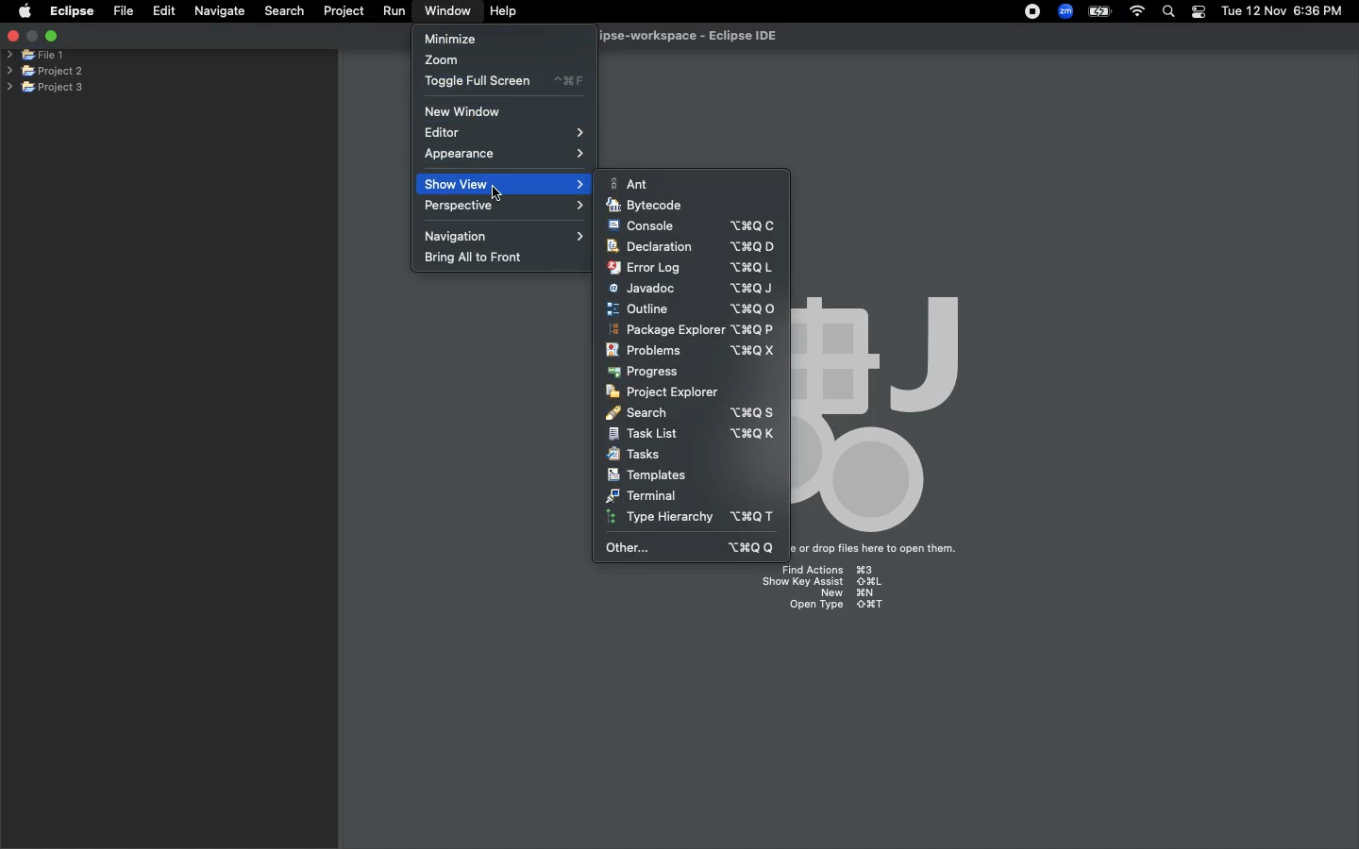  Describe the element at coordinates (499, 189) in the screenshot. I see `Clicking on show view` at that location.